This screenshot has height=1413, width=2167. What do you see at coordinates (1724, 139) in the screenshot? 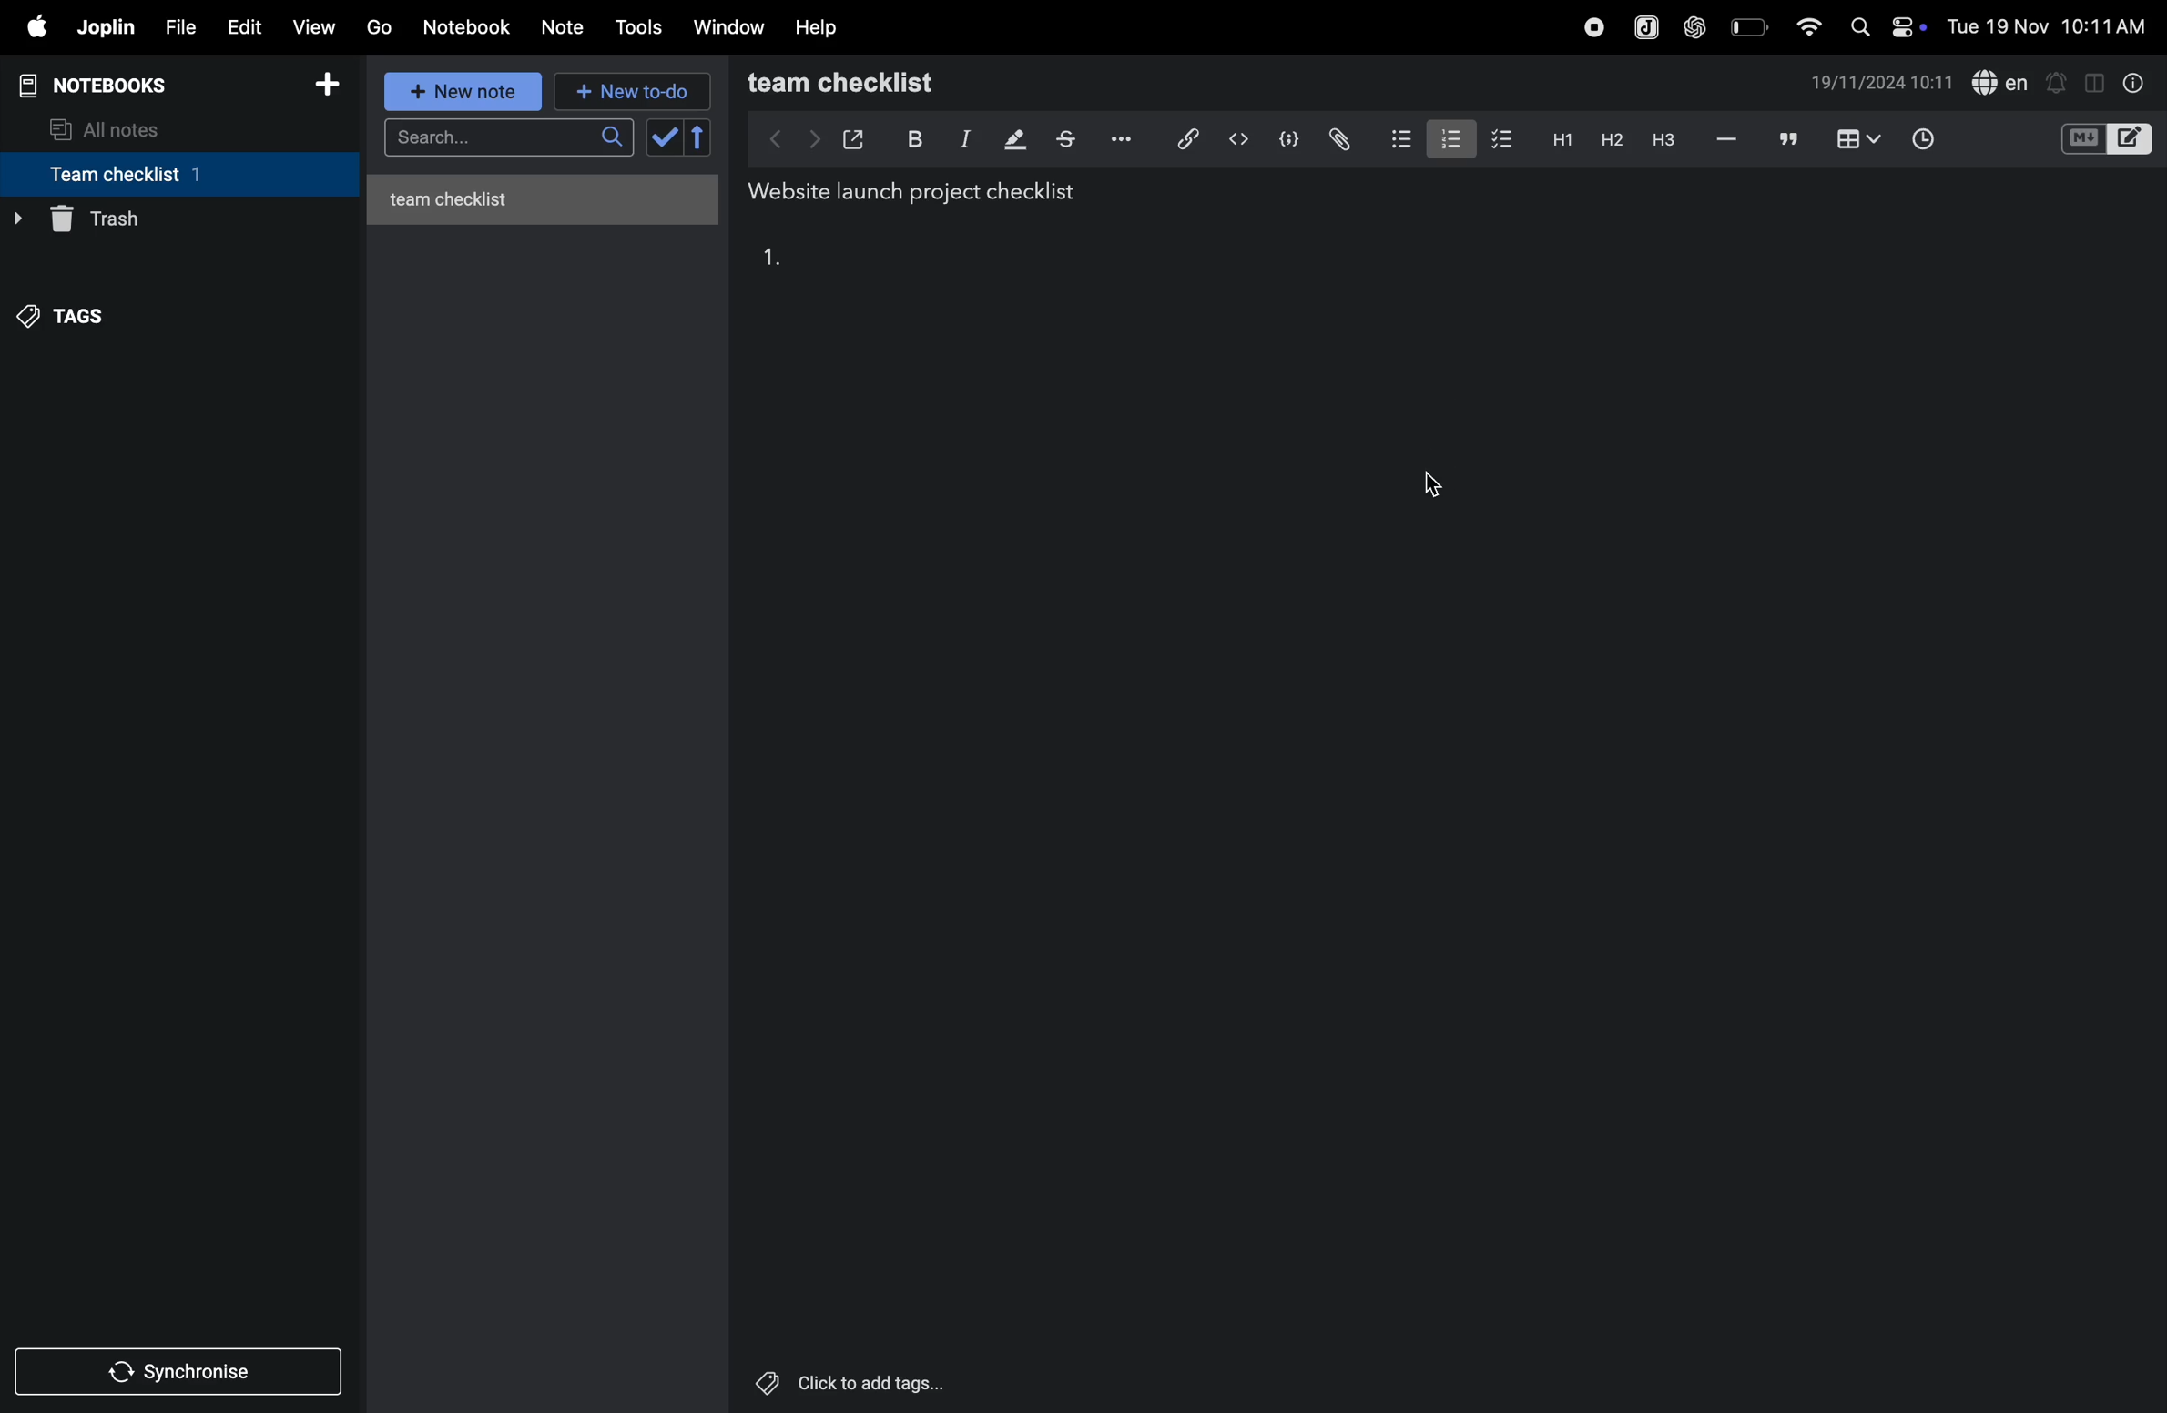
I see `hifen` at bounding box center [1724, 139].